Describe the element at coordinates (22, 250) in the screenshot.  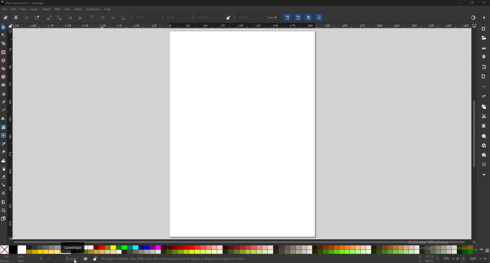
I see `white` at that location.